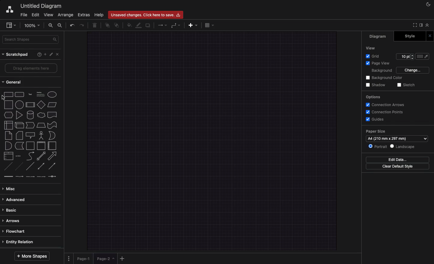  Describe the element at coordinates (84, 15) in the screenshot. I see `Extras` at that location.